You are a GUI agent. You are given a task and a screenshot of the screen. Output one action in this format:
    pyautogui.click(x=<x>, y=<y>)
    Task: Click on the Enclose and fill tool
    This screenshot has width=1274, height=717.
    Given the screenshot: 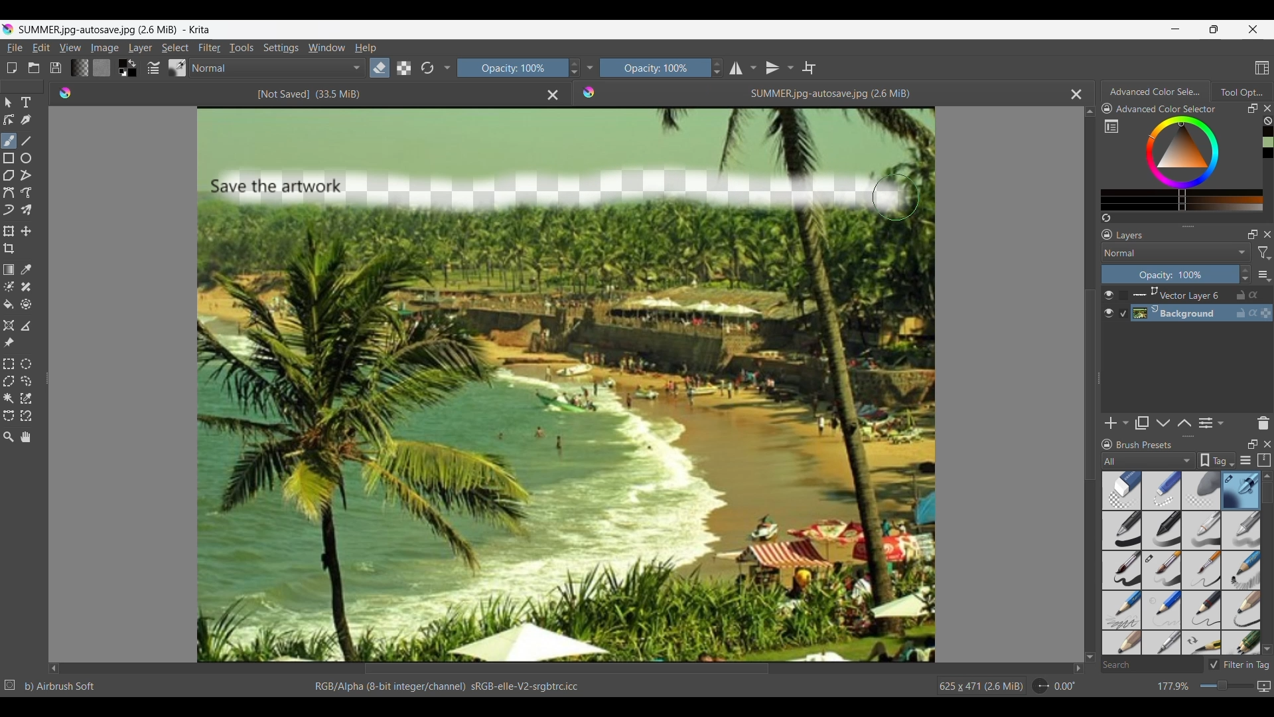 What is the action you would take?
    pyautogui.click(x=26, y=304)
    